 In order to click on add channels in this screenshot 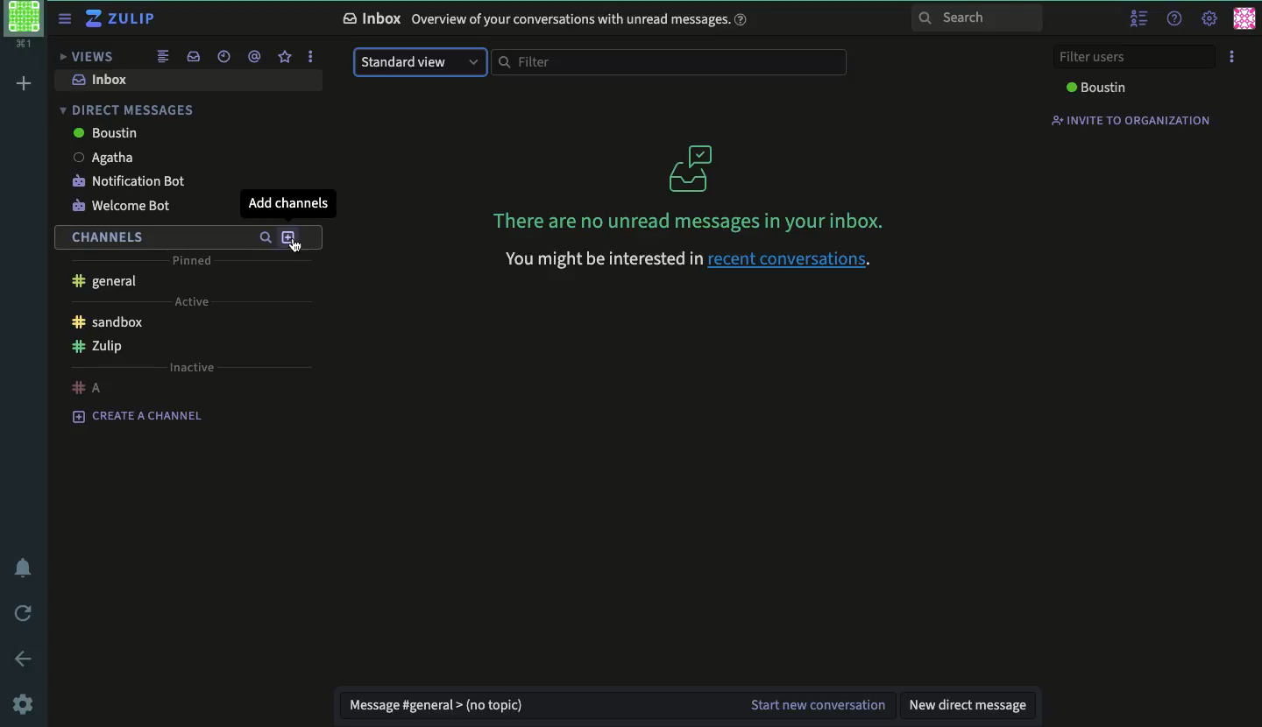, I will do `click(286, 205)`.